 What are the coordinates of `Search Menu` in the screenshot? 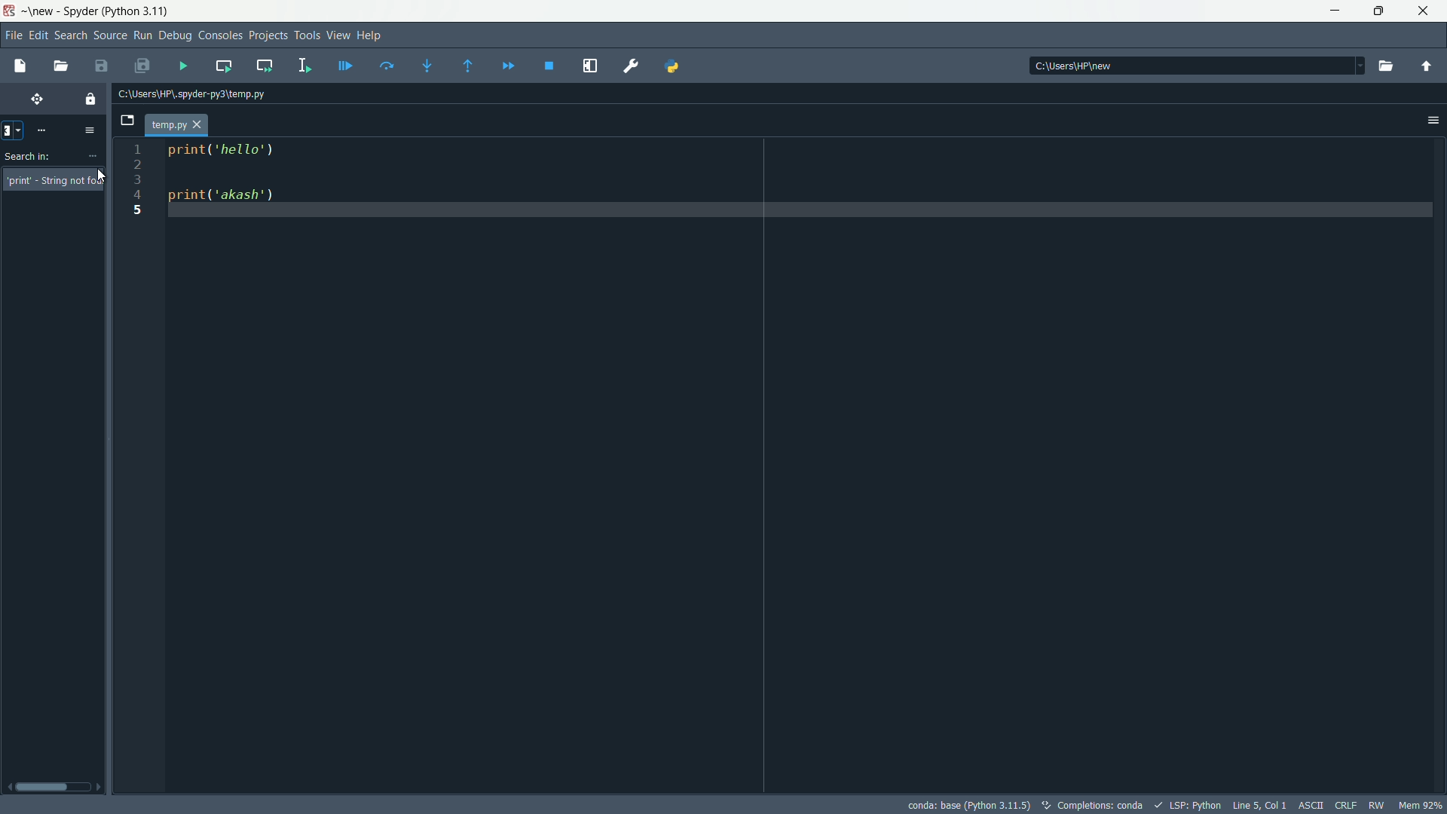 It's located at (69, 35).